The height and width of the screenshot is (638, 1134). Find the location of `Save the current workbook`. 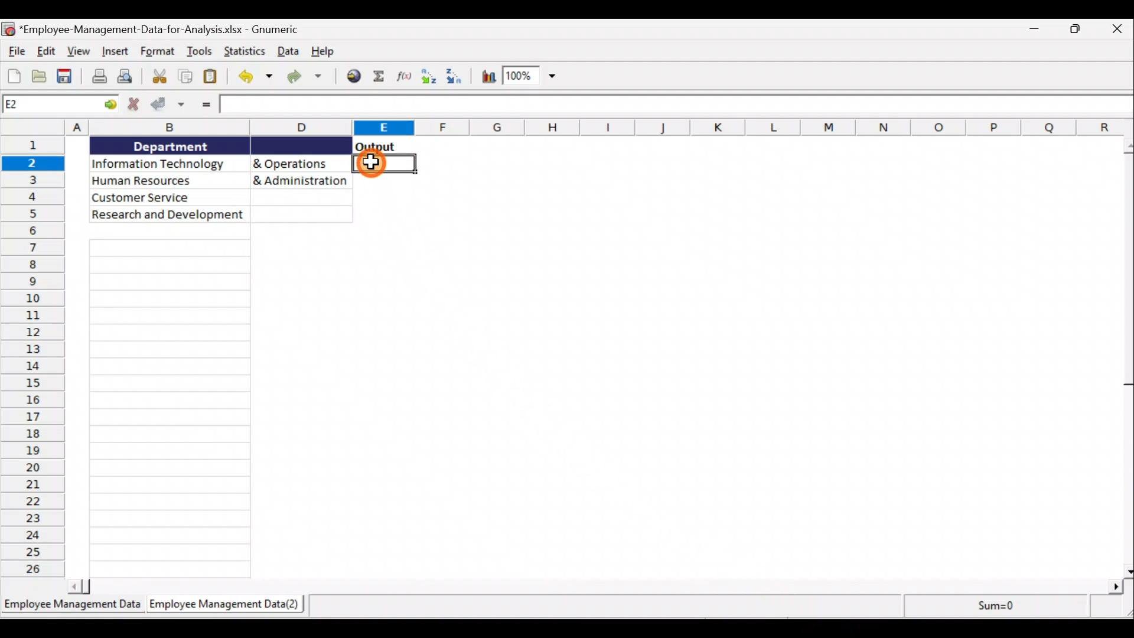

Save the current workbook is located at coordinates (66, 76).